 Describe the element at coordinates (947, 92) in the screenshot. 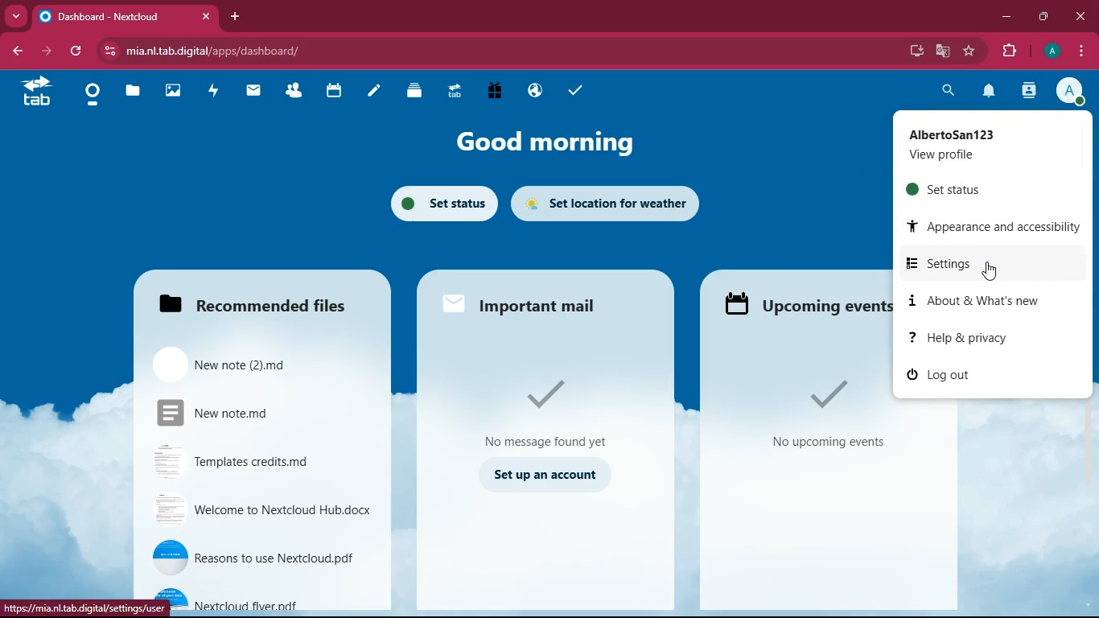

I see `search` at that location.